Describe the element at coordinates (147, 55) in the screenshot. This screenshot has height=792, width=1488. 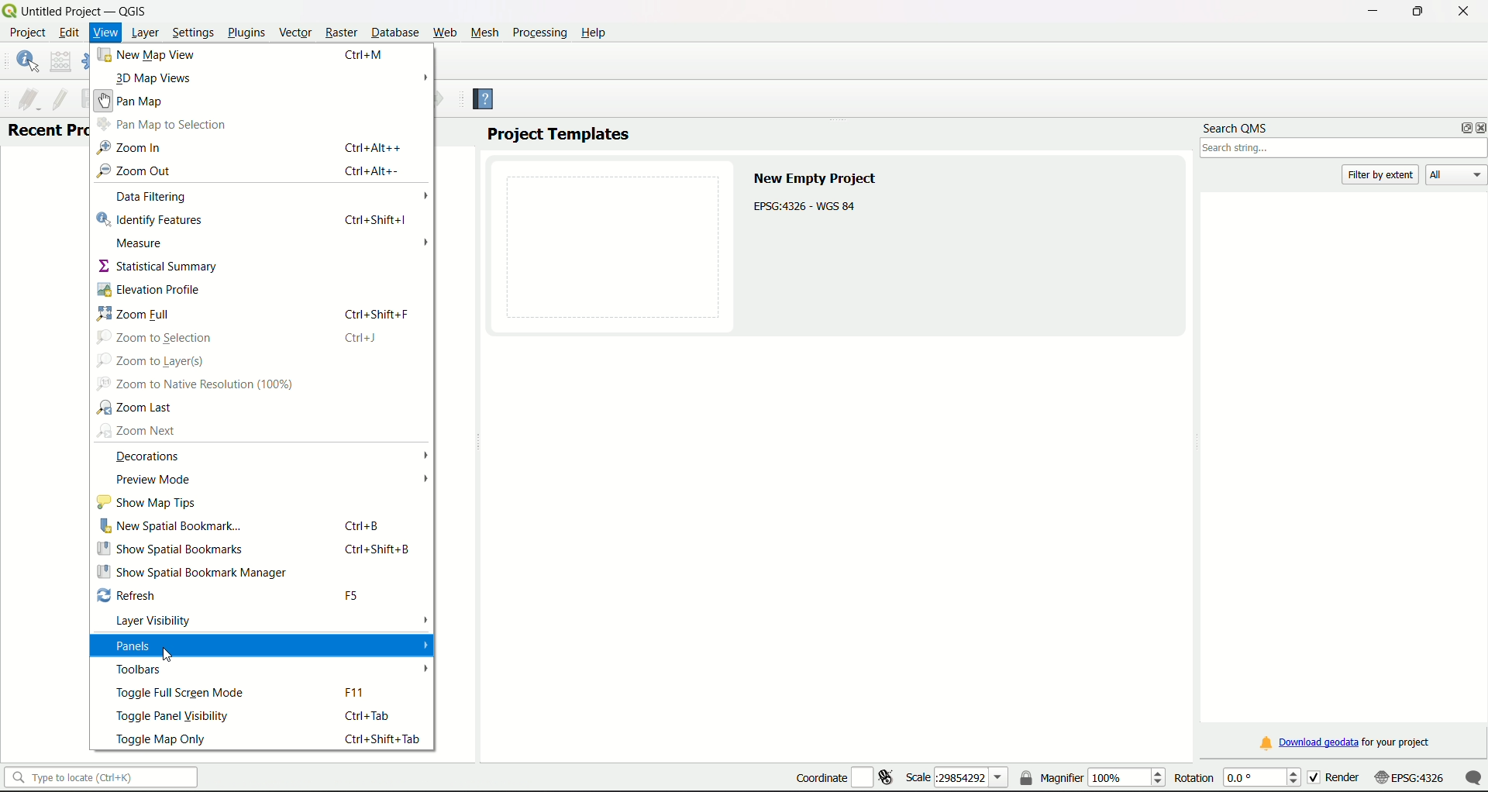
I see `New Map View` at that location.